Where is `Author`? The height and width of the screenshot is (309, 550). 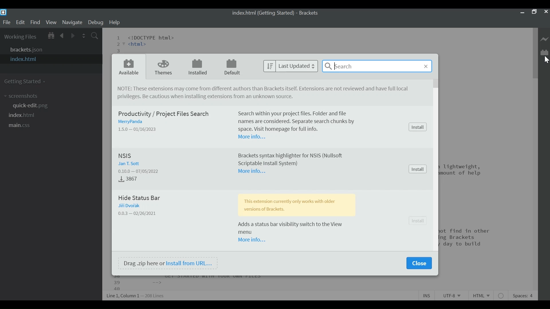 Author is located at coordinates (130, 206).